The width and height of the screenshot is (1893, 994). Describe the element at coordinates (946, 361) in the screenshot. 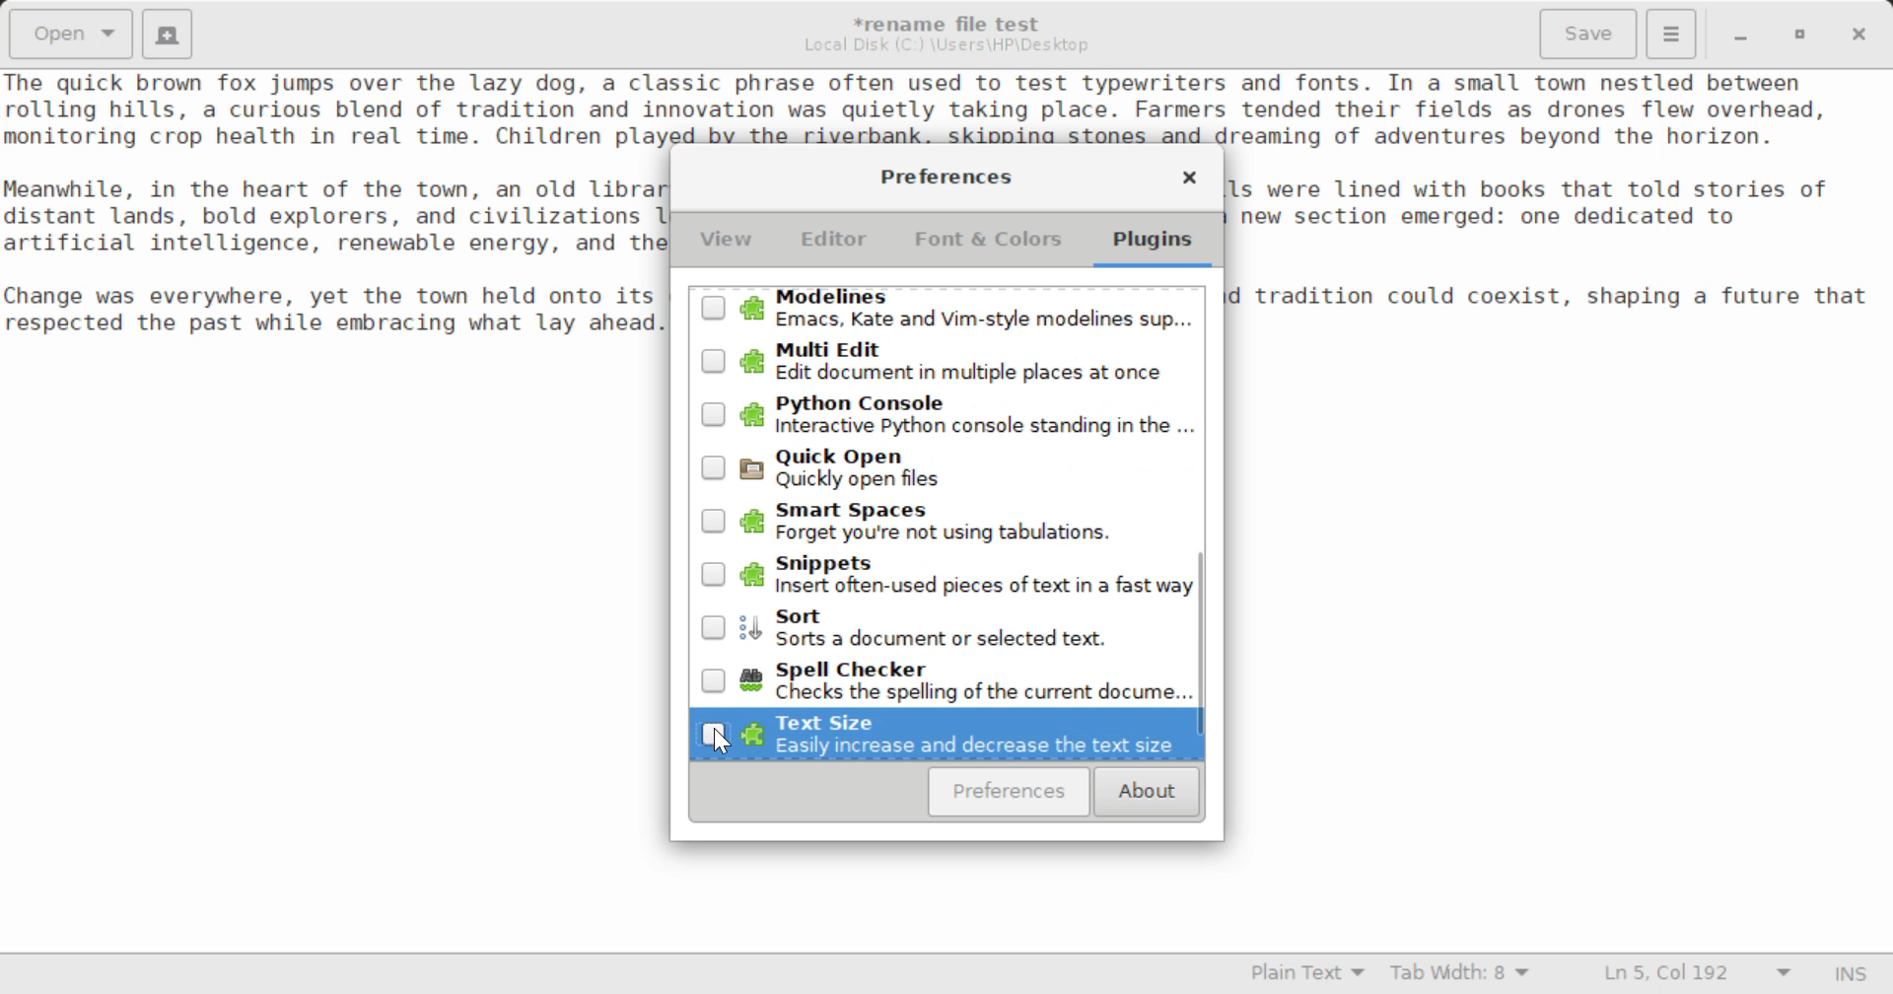

I see `Multi Edit Plugin Button Unselected` at that location.